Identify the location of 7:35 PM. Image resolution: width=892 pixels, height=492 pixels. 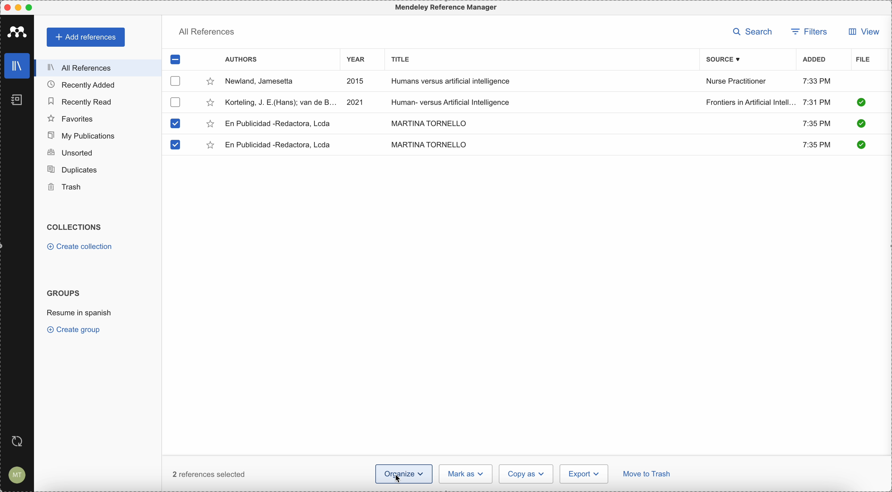
(816, 123).